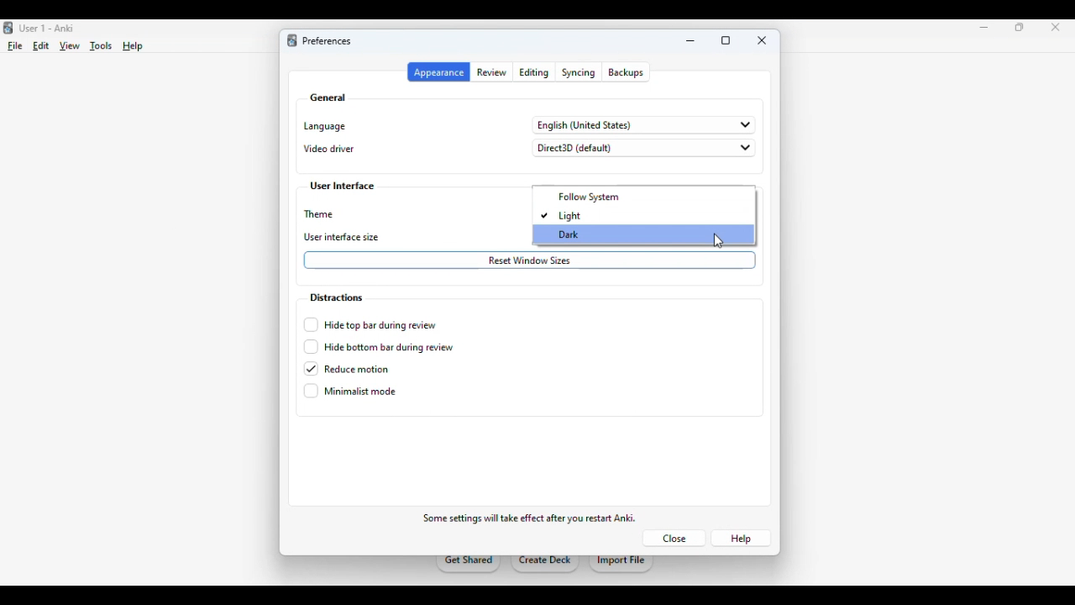  What do you see at coordinates (291, 40) in the screenshot?
I see `logo` at bounding box center [291, 40].